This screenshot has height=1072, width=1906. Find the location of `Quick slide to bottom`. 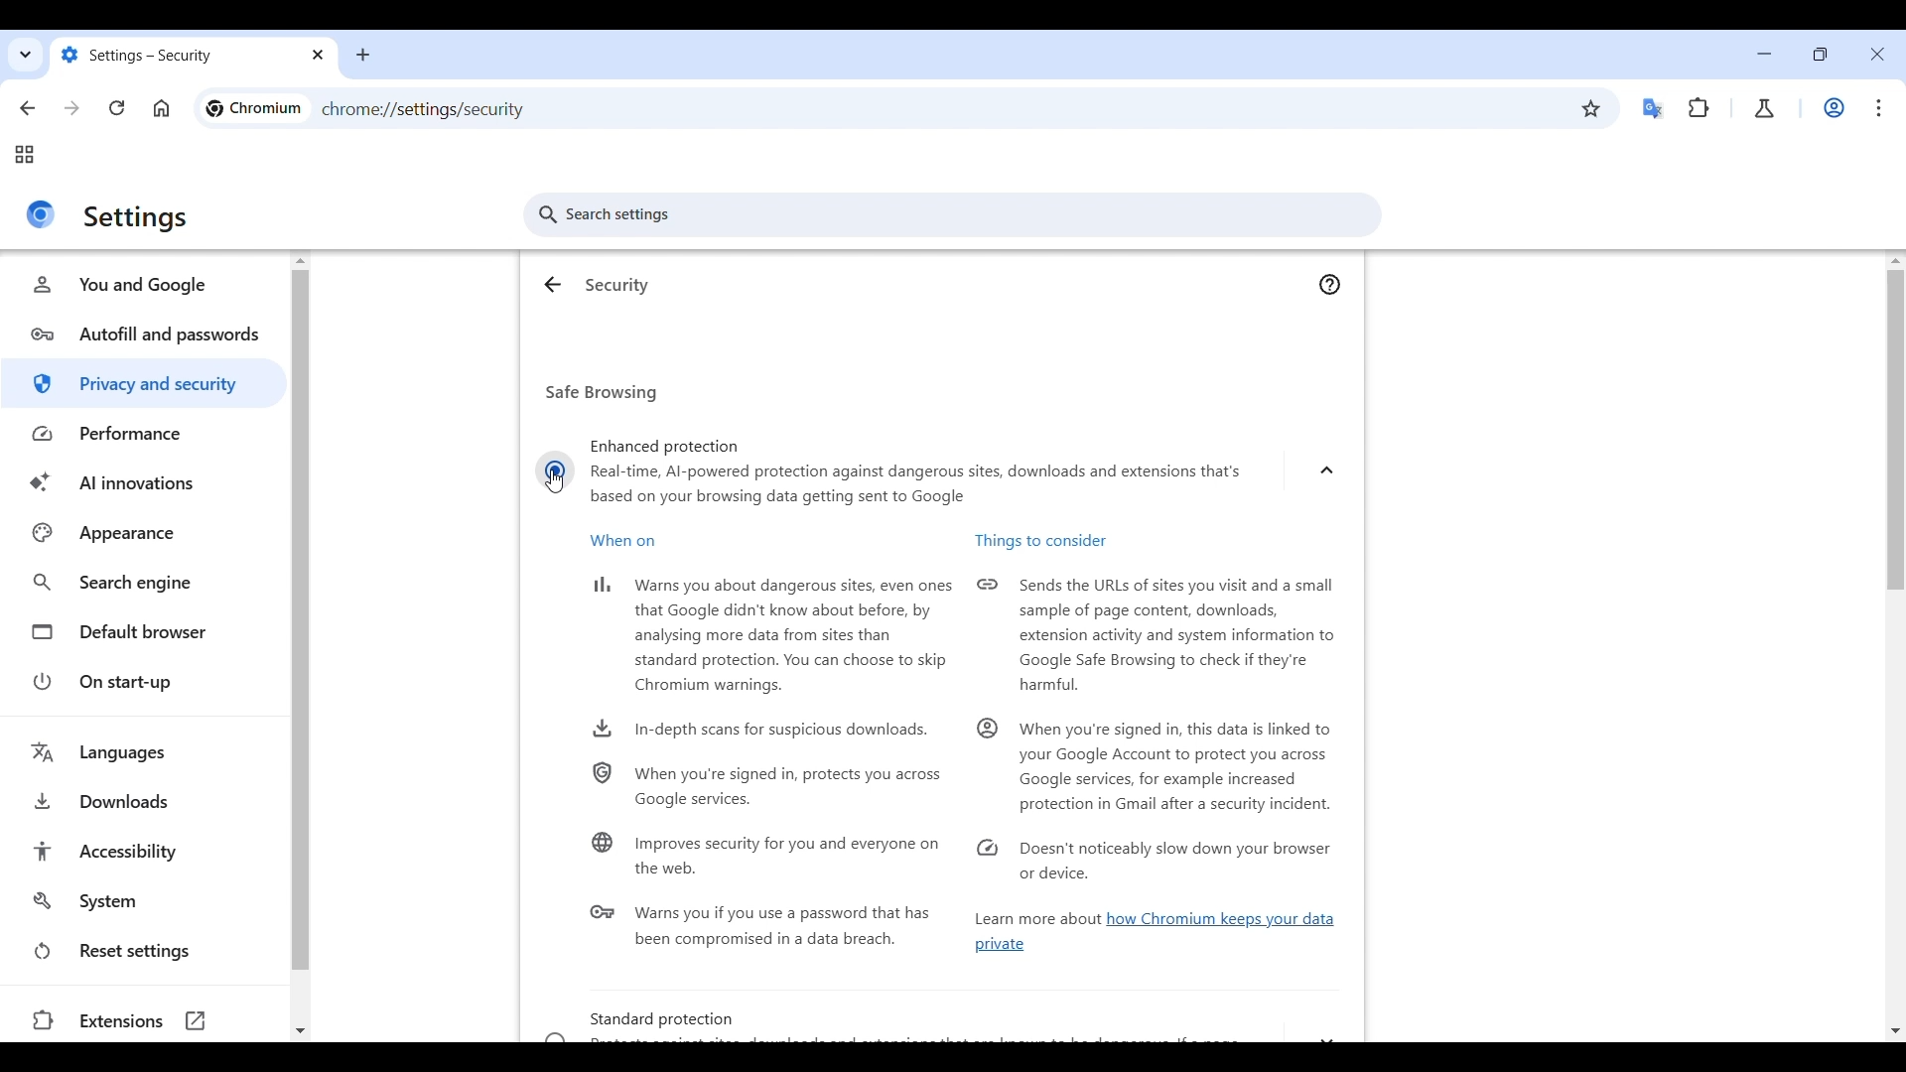

Quick slide to bottom is located at coordinates (299, 1032).